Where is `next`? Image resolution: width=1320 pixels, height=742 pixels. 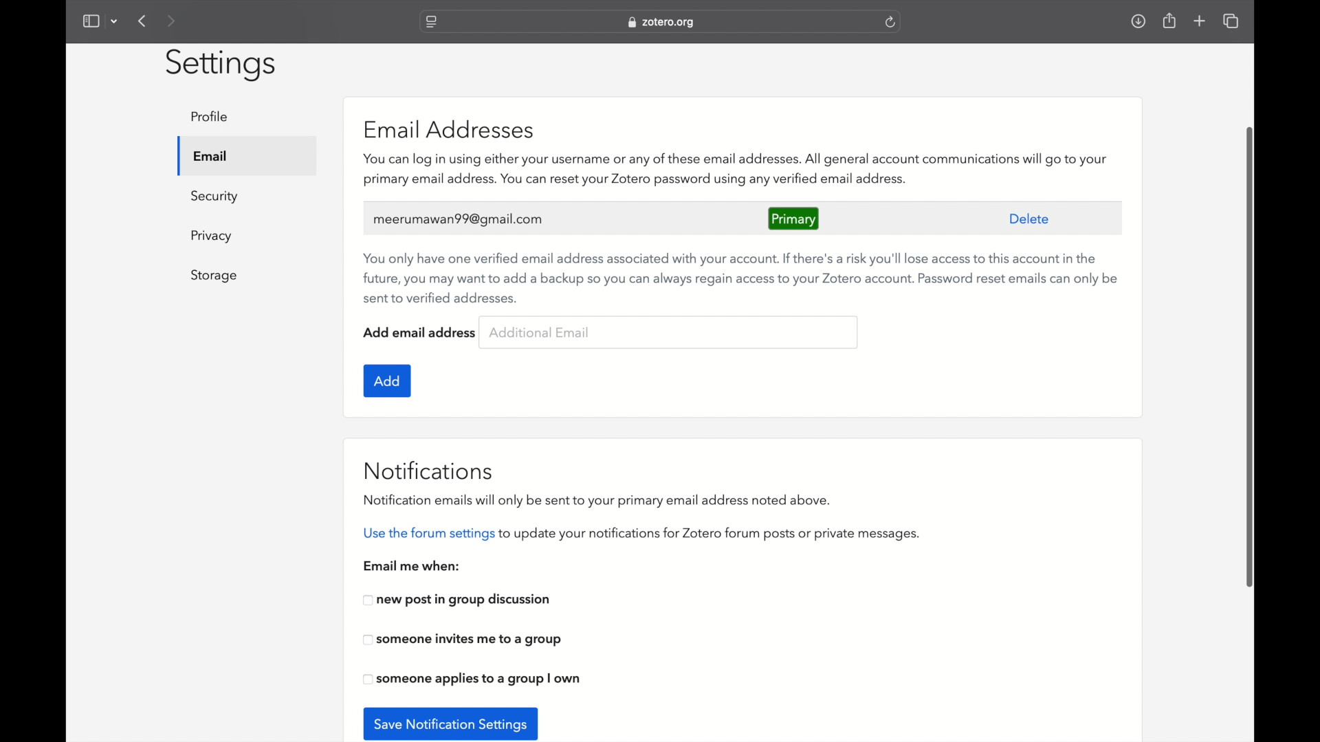
next is located at coordinates (170, 21).